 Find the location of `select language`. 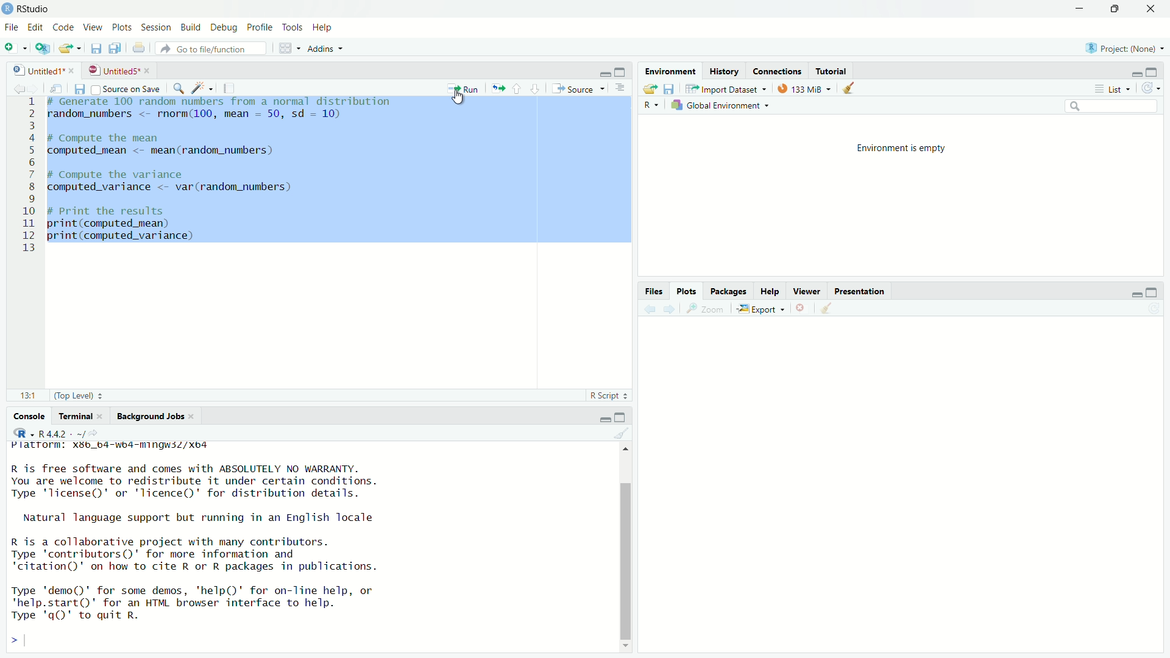

select language is located at coordinates (650, 106).